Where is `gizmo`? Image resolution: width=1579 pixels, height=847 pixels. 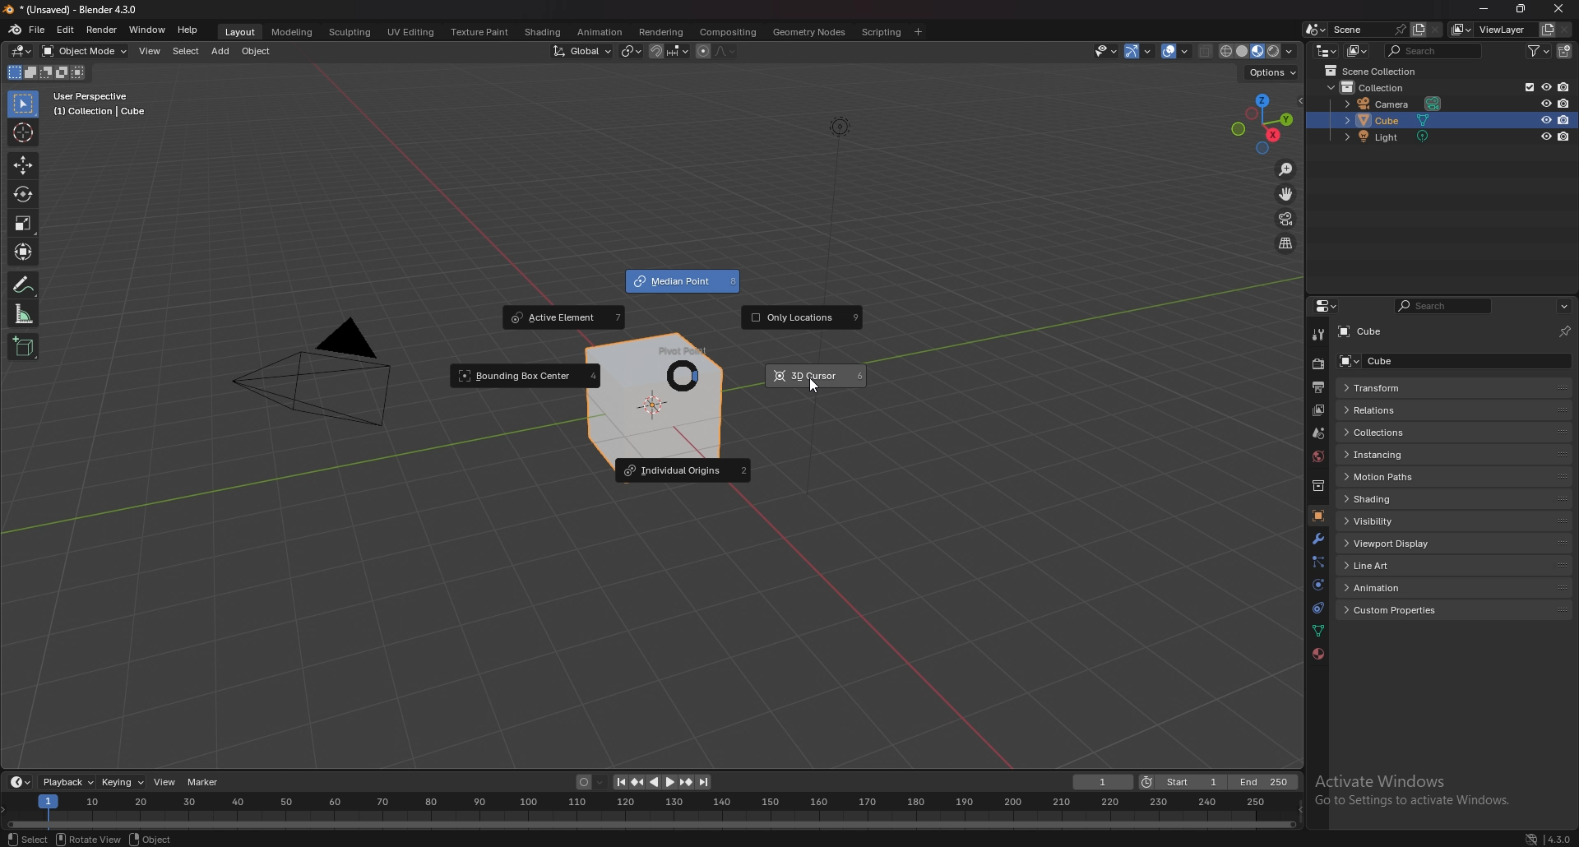 gizmo is located at coordinates (1140, 52).